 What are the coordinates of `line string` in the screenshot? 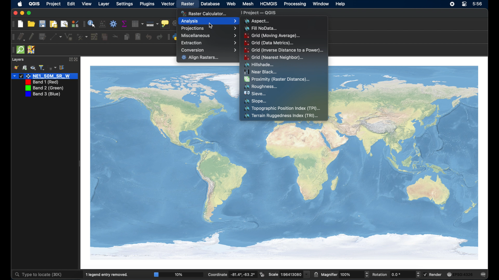 It's located at (69, 37).